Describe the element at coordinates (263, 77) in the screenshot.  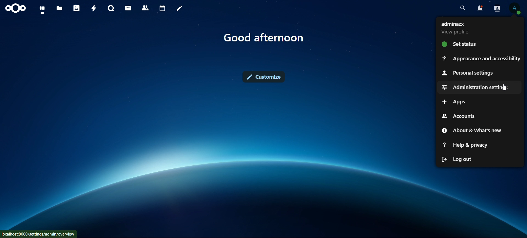
I see `customize` at that location.